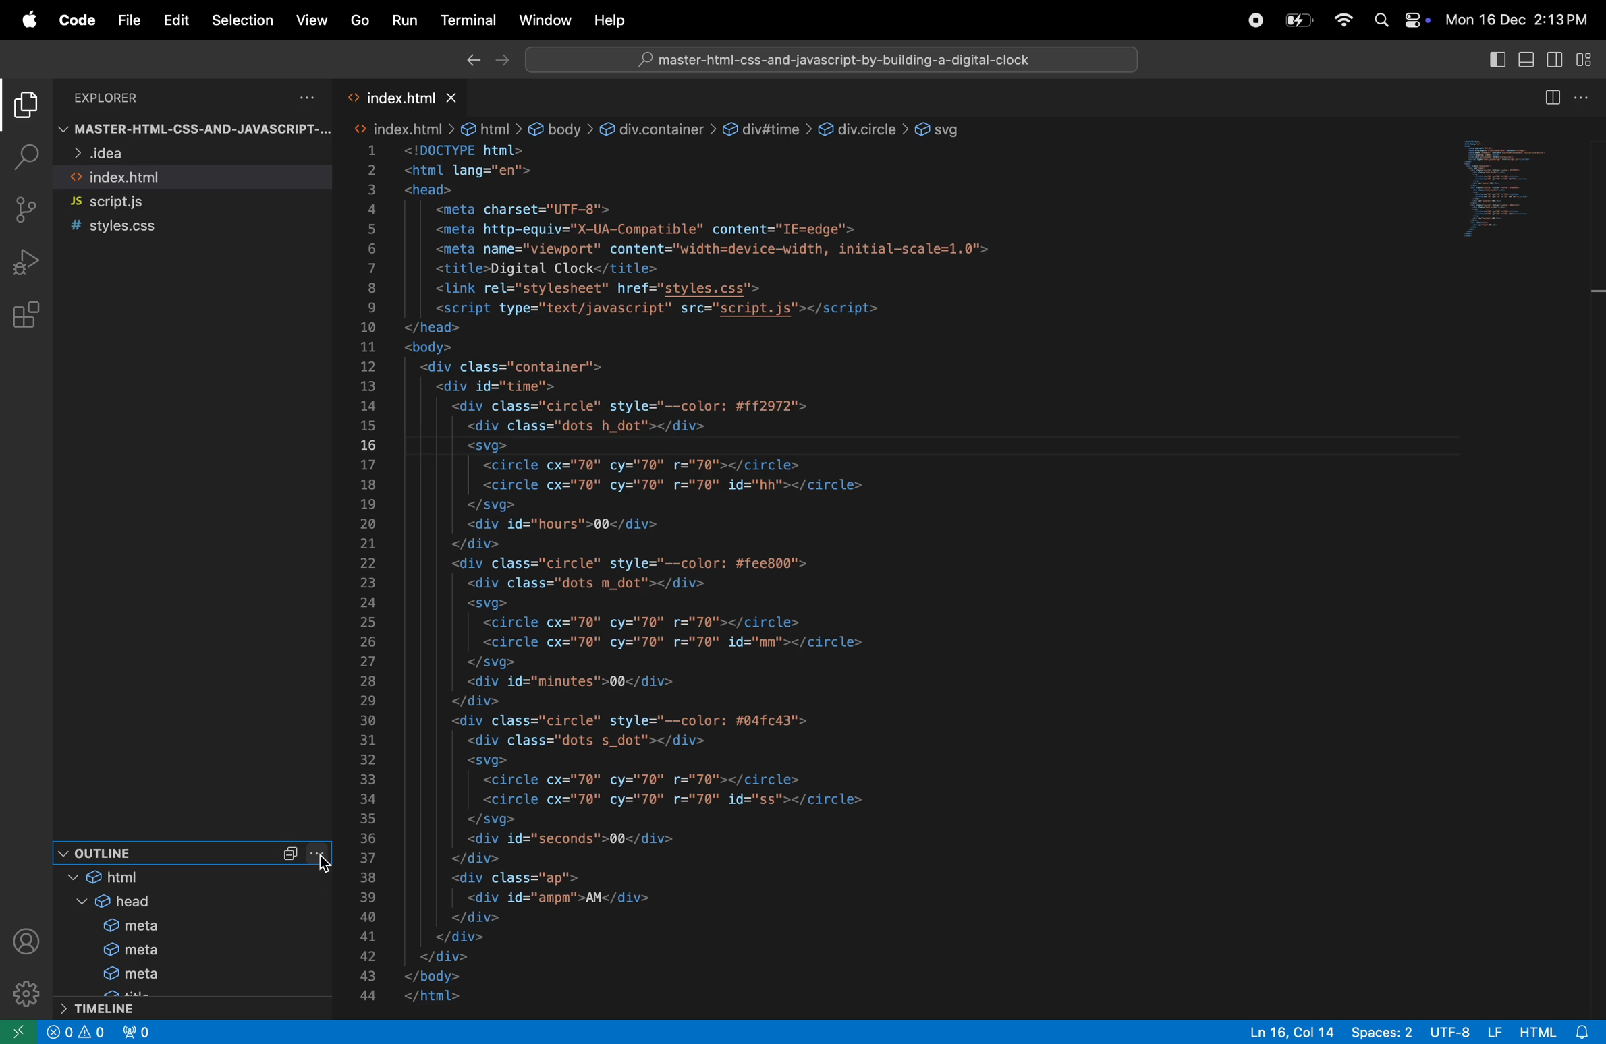 This screenshot has width=1606, height=1044. Describe the element at coordinates (370, 576) in the screenshot. I see `line numbers` at that location.